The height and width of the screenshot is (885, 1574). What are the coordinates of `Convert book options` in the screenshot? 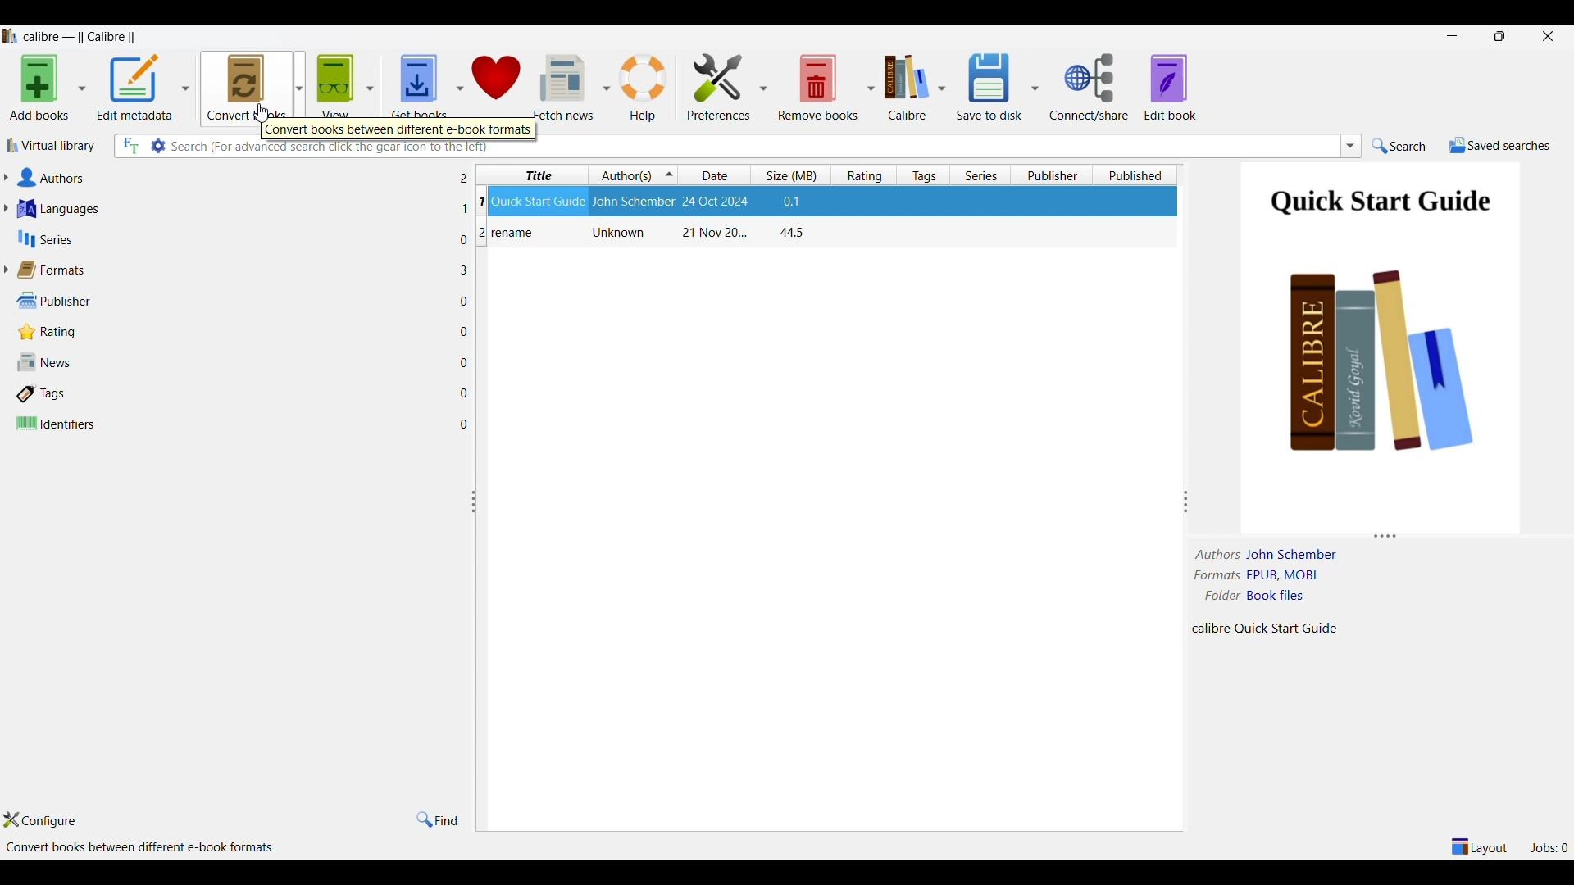 It's located at (299, 86).